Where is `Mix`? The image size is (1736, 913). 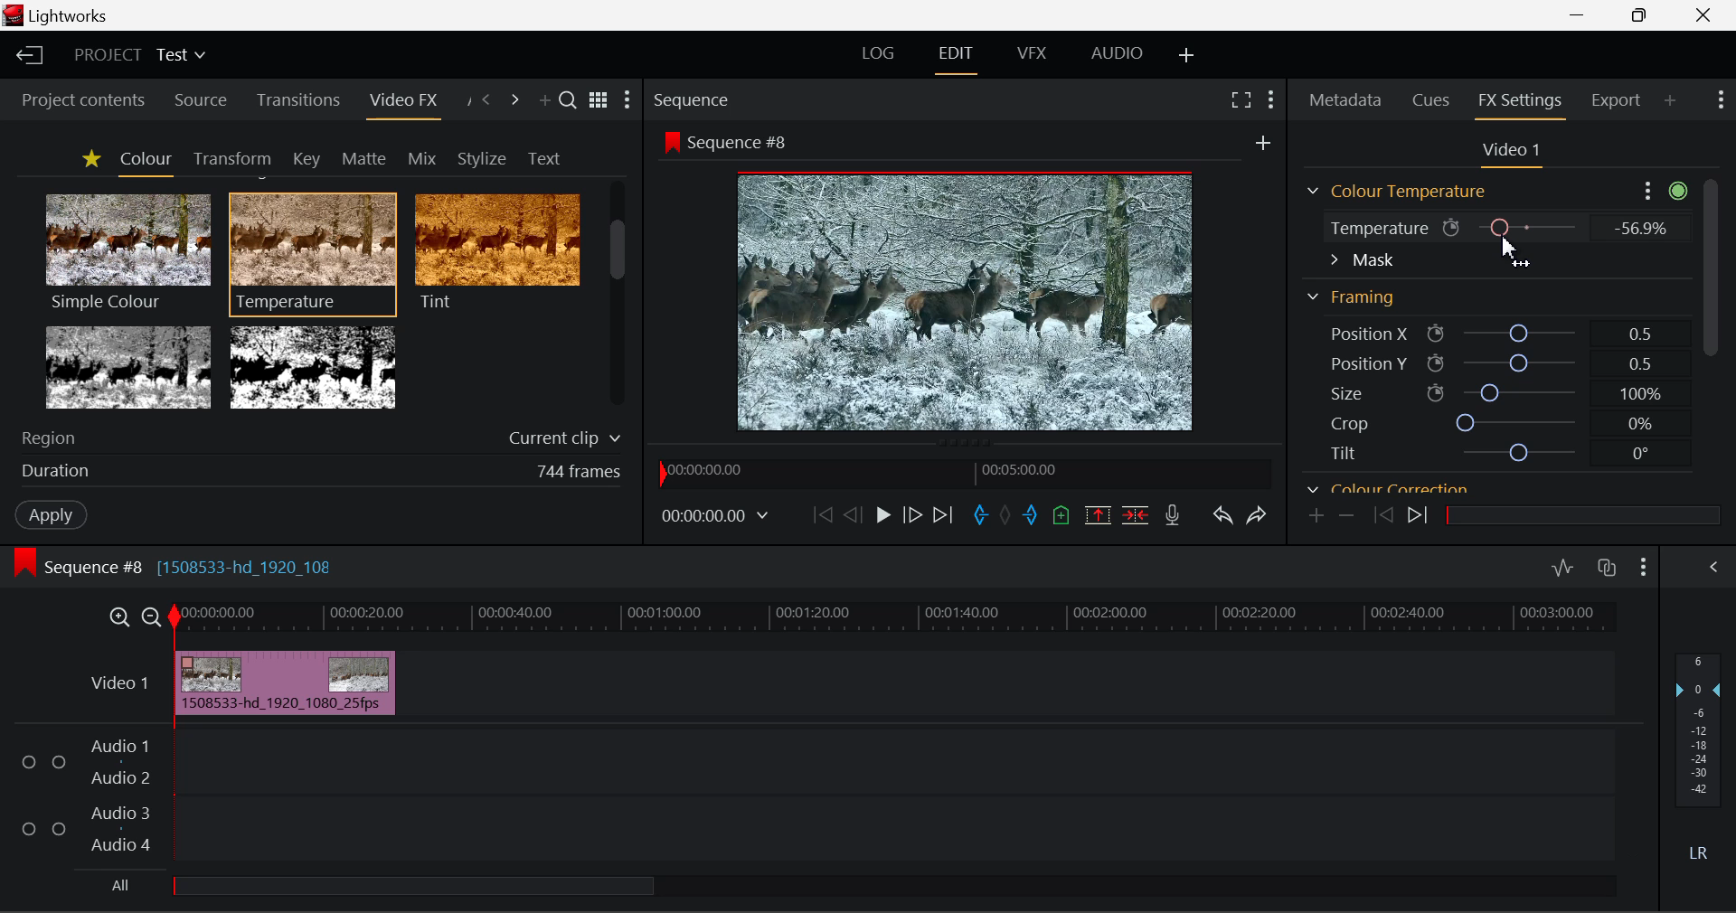 Mix is located at coordinates (423, 155).